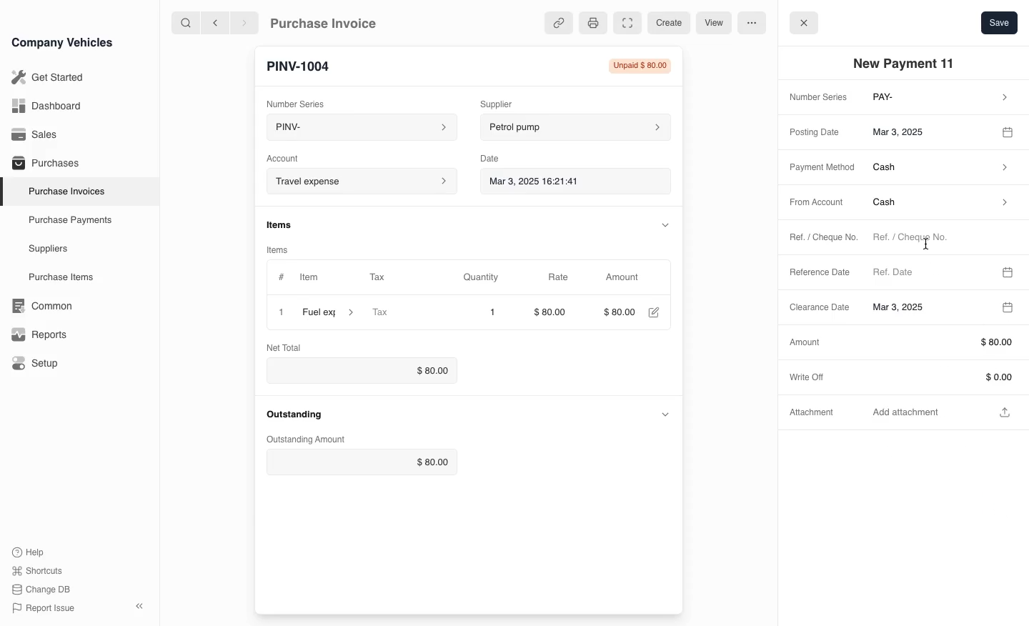  Describe the element at coordinates (942, 99) in the screenshot. I see `PAY-` at that location.